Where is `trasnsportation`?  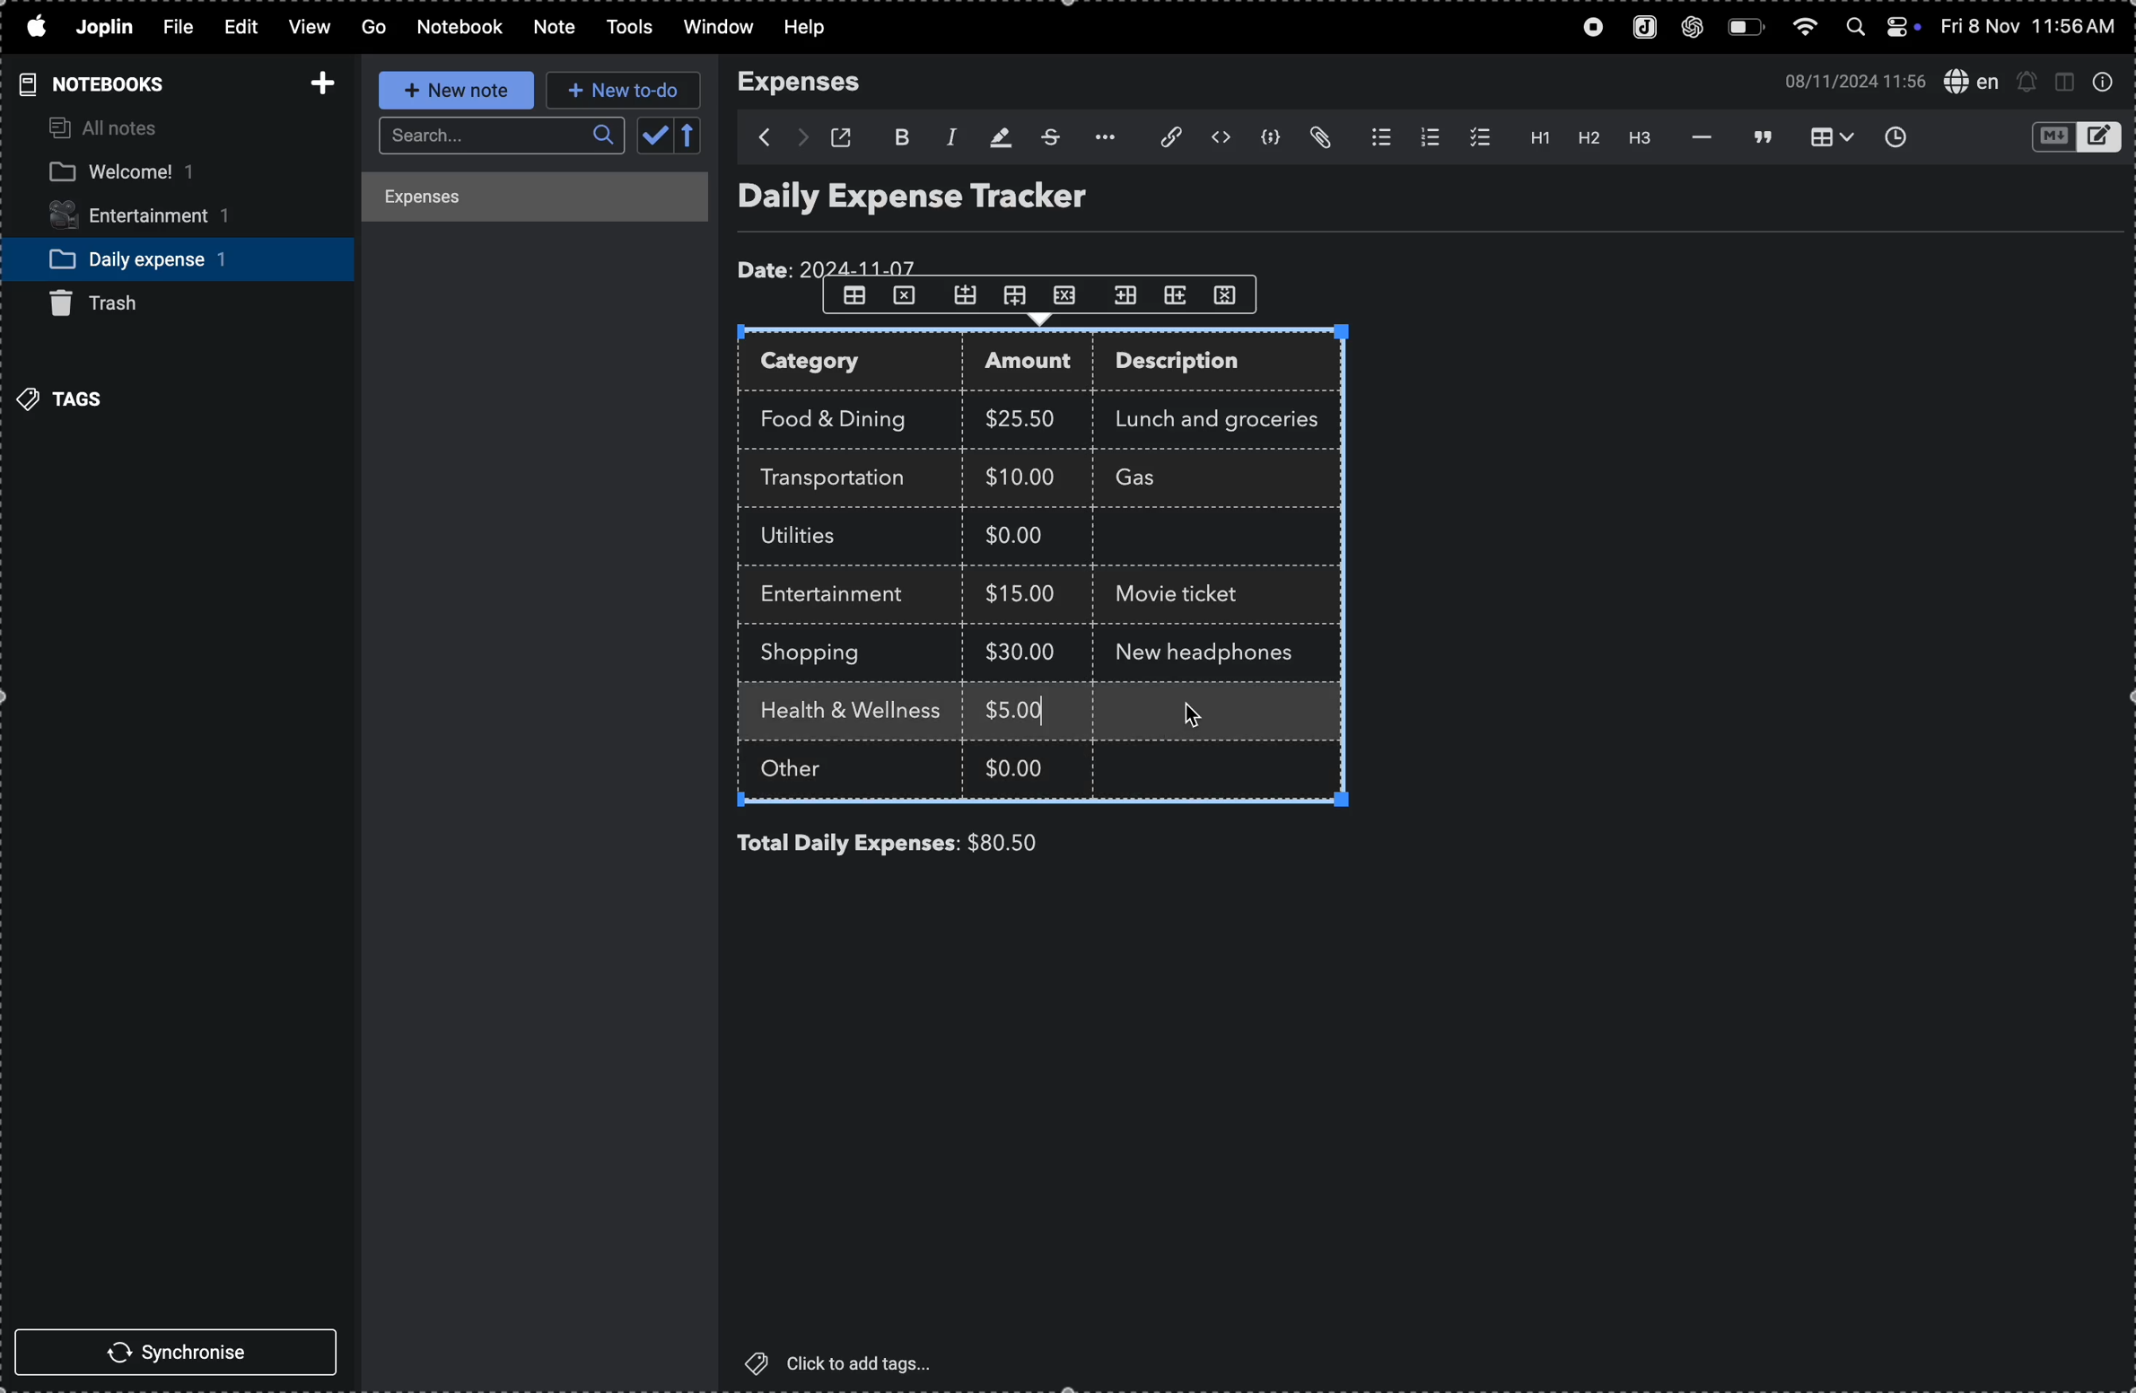
trasnsportation is located at coordinates (843, 478).